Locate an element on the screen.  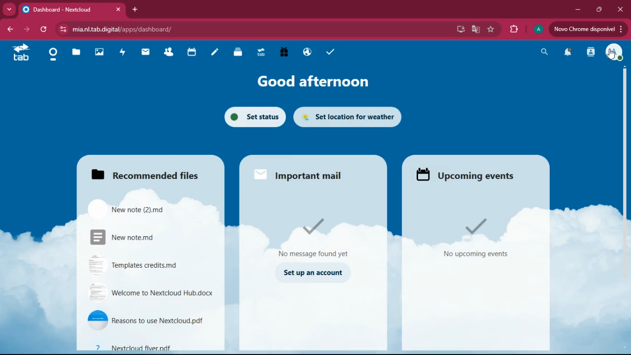
file is located at coordinates (137, 237).